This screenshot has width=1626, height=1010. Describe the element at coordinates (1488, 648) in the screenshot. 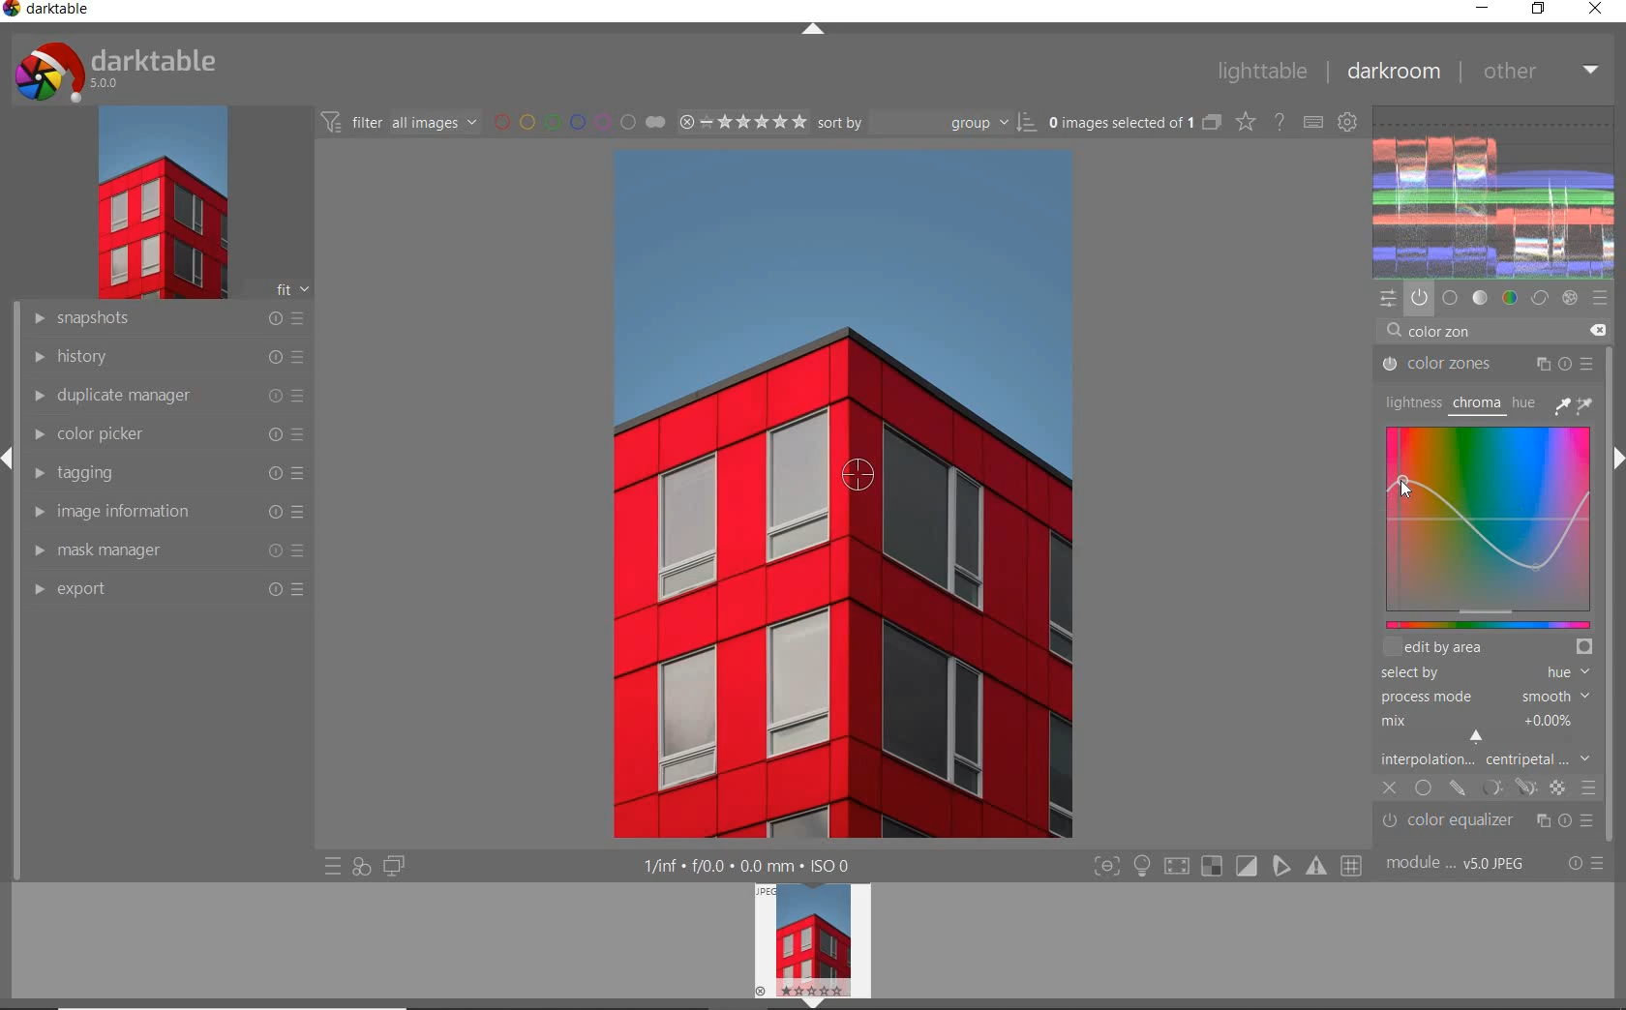

I see `EDIT BY AREA` at that location.